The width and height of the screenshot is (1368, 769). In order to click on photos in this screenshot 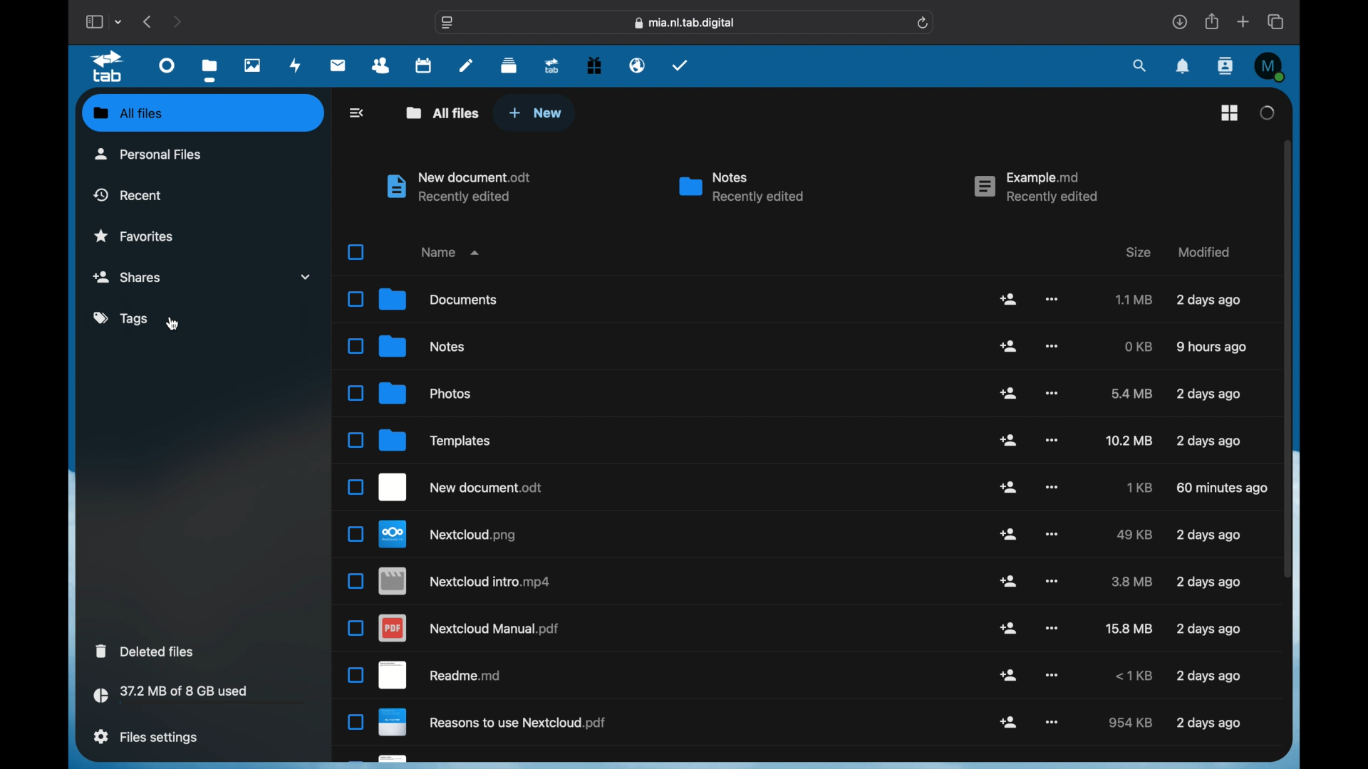, I will do `click(253, 65)`.